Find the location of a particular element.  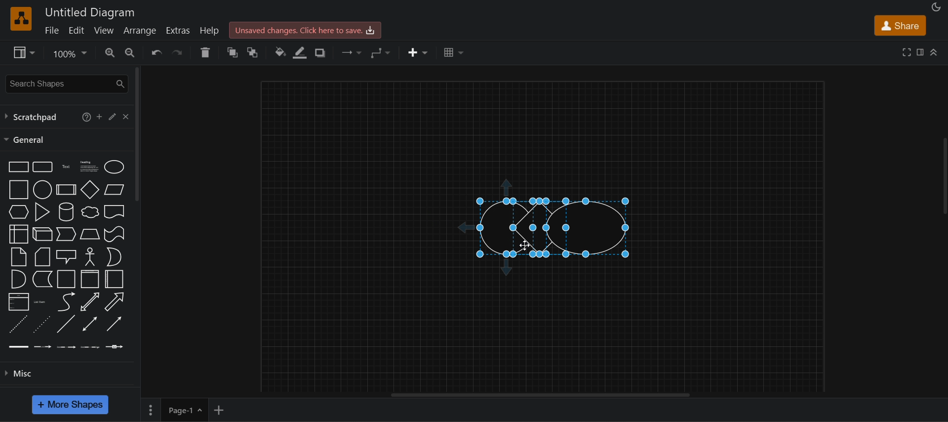

redo is located at coordinates (180, 52).